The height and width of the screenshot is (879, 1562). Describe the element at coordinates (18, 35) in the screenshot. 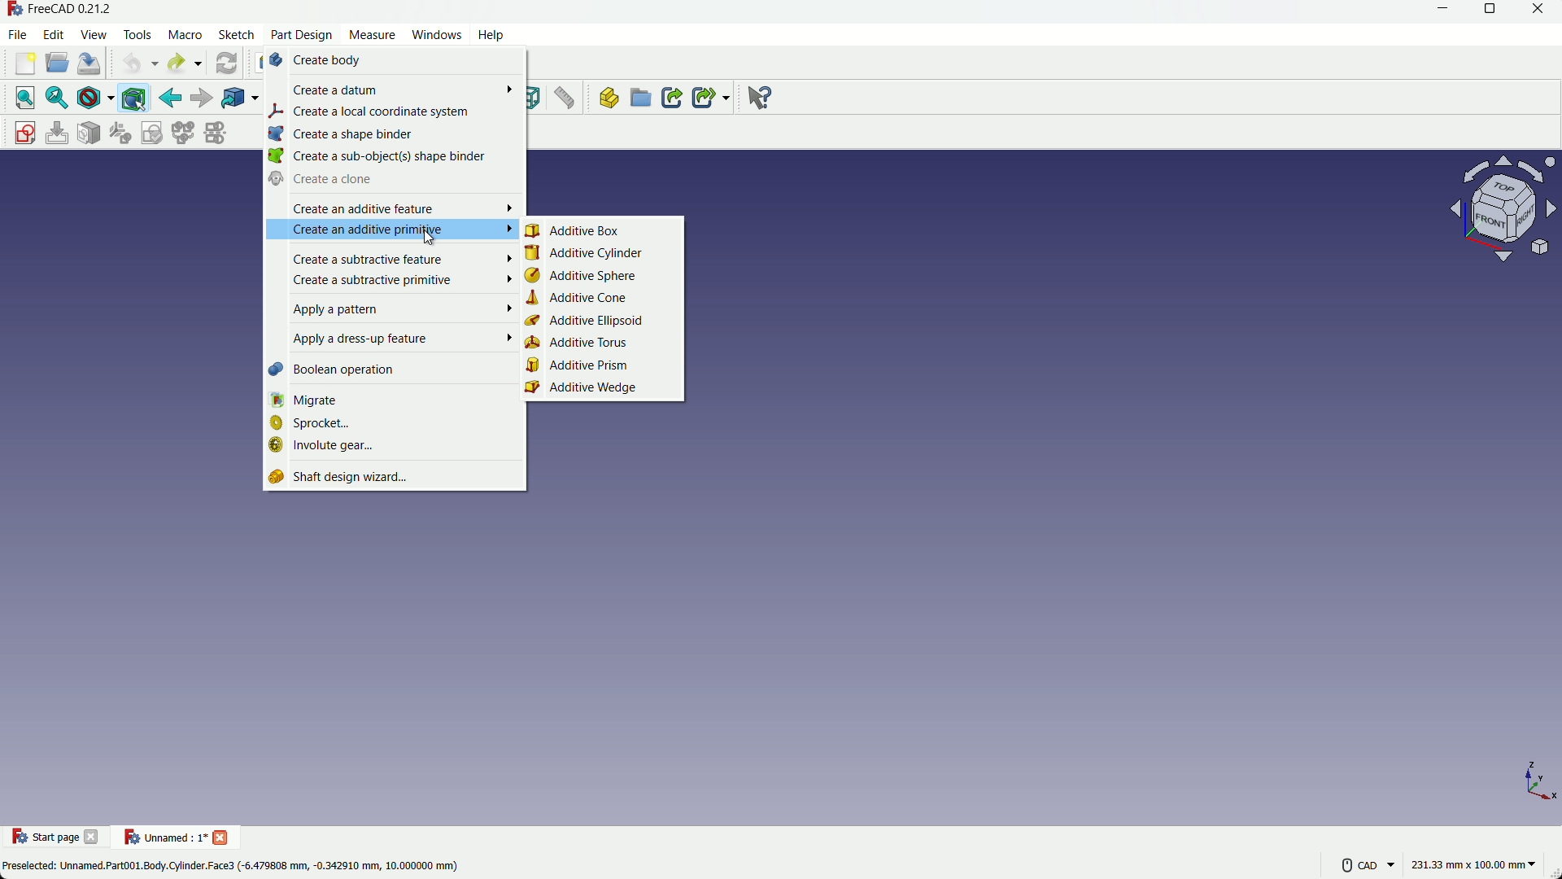

I see `file menu` at that location.